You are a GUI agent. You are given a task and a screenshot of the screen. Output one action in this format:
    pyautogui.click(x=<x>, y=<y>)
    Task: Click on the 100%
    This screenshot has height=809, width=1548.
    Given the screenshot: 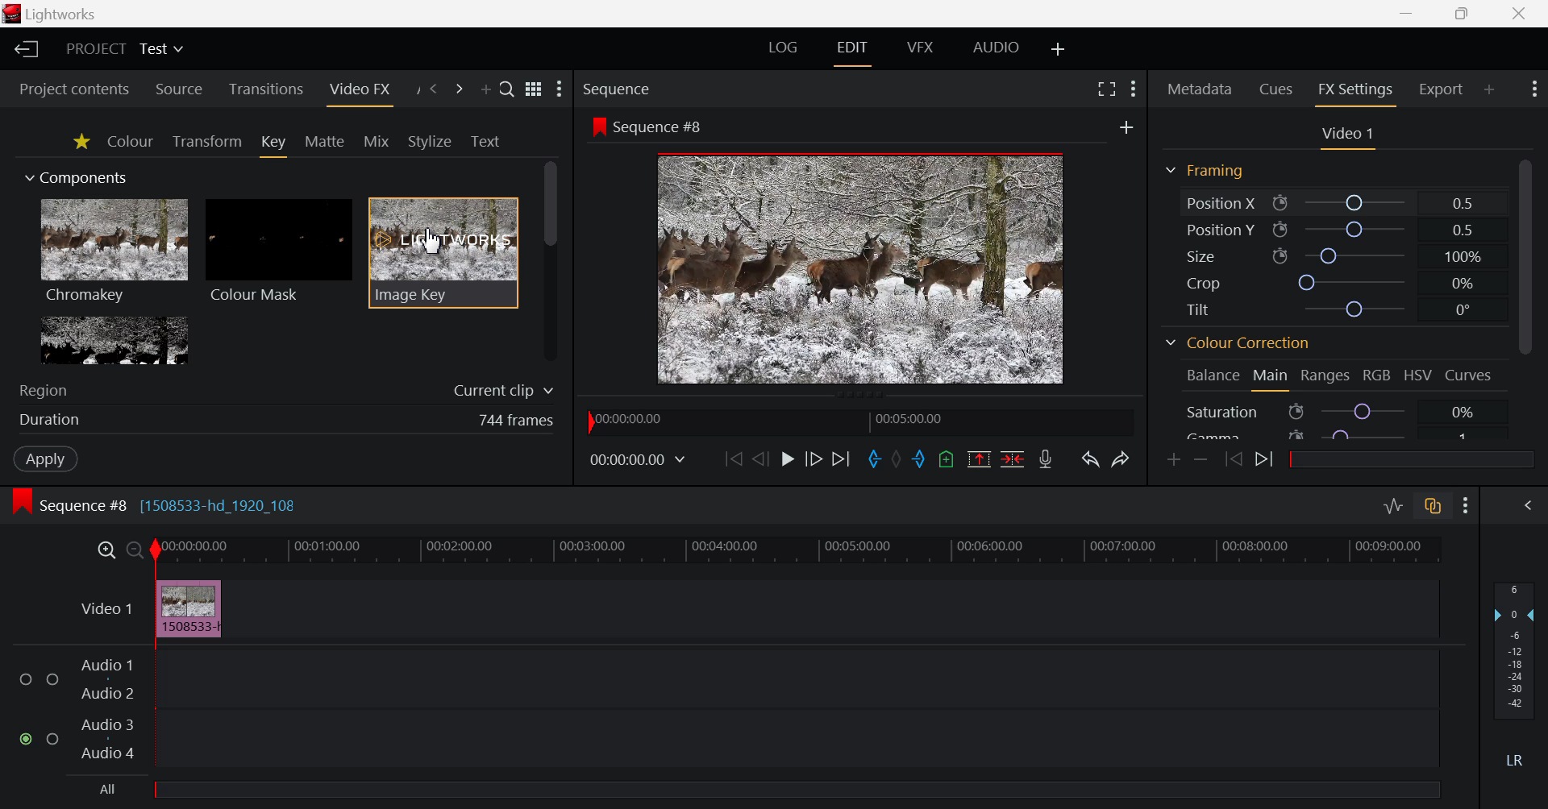 What is the action you would take?
    pyautogui.click(x=1464, y=258)
    